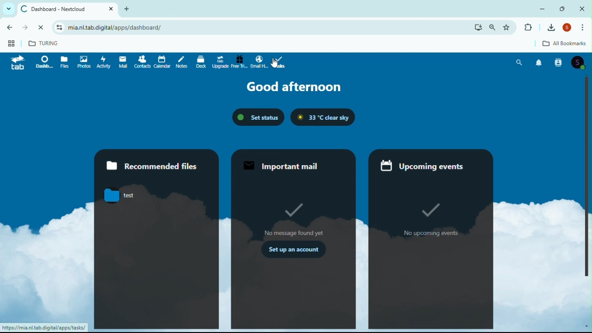 Image resolution: width=592 pixels, height=333 pixels. Describe the element at coordinates (294, 250) in the screenshot. I see `set up an account` at that location.